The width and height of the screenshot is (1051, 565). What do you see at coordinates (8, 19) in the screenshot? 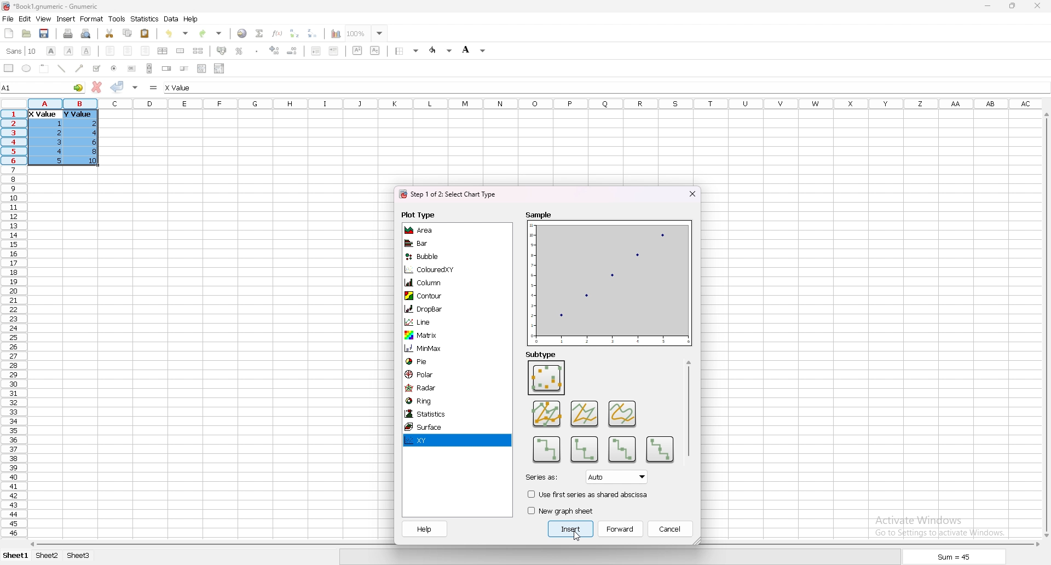
I see `file` at bounding box center [8, 19].